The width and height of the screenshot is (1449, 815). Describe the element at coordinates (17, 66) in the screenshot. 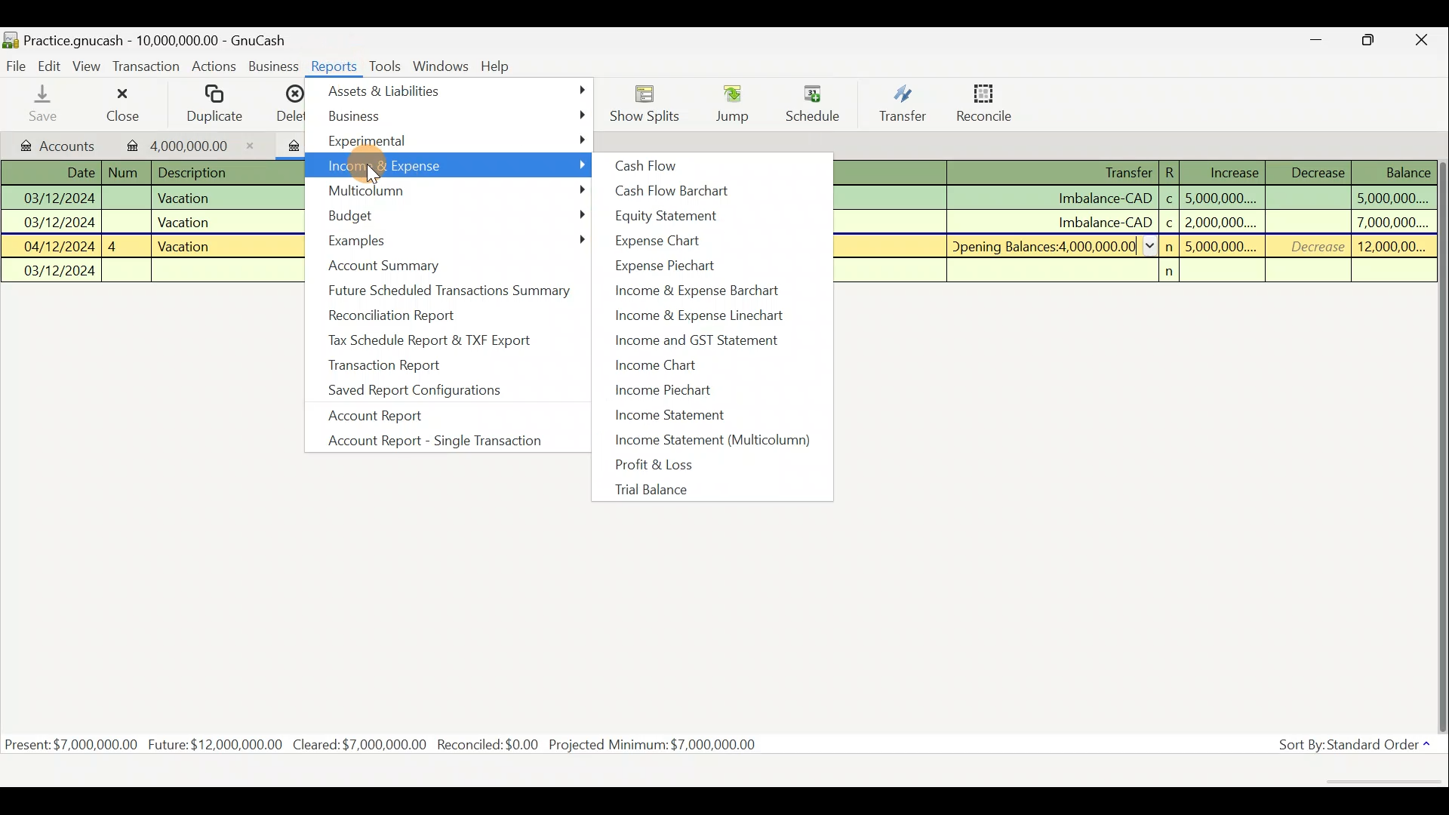

I see `File` at that location.